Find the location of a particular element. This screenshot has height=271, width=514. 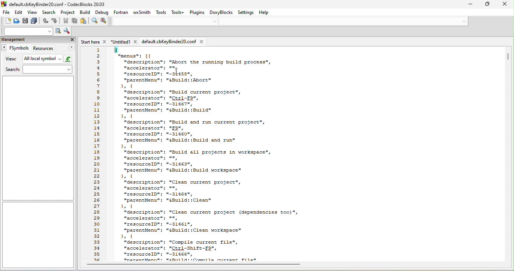

search text is located at coordinates (26, 31).